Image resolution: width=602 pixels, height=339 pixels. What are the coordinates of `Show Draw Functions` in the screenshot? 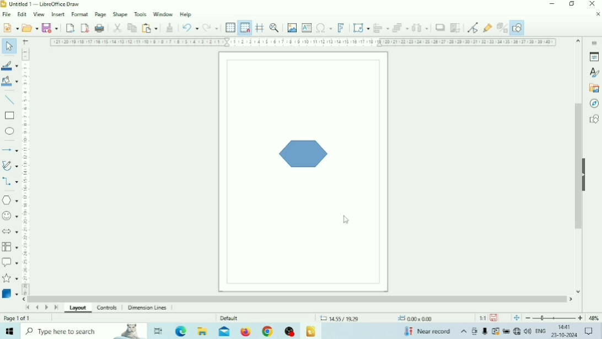 It's located at (517, 28).